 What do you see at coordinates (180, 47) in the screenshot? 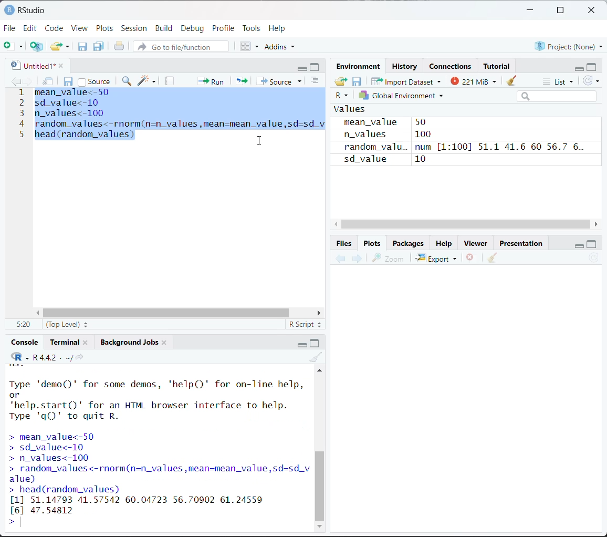
I see `go to file/function` at bounding box center [180, 47].